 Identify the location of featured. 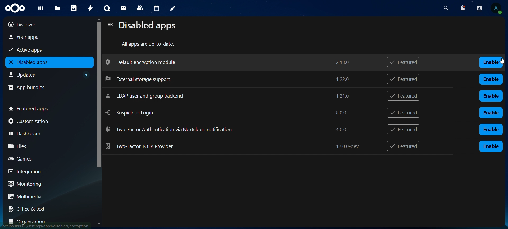
(404, 147).